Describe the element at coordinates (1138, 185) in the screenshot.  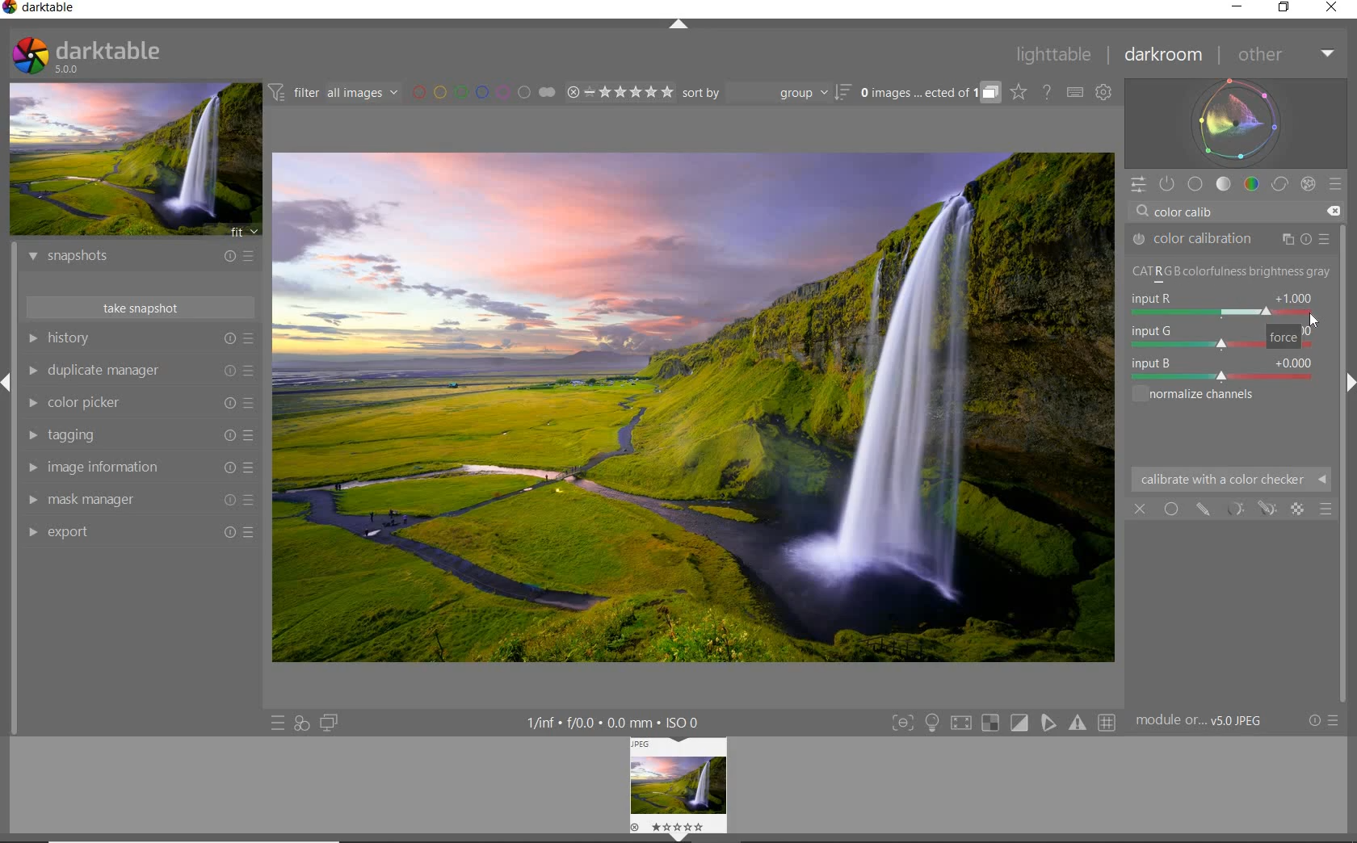
I see `QUICK ACCESS PANEL` at that location.